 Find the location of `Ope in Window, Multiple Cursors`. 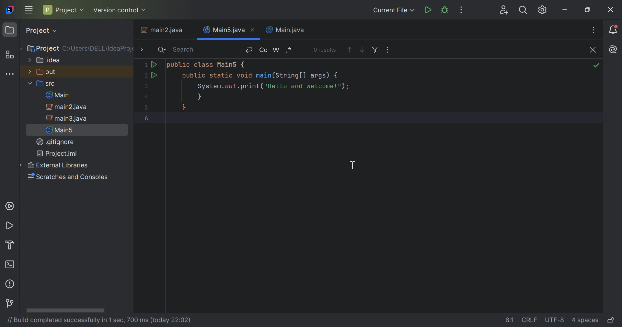

Ope in Window, Multiple Cursors is located at coordinates (389, 49).